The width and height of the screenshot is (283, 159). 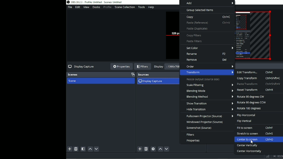 I want to click on Center to screen, so click(x=256, y=139).